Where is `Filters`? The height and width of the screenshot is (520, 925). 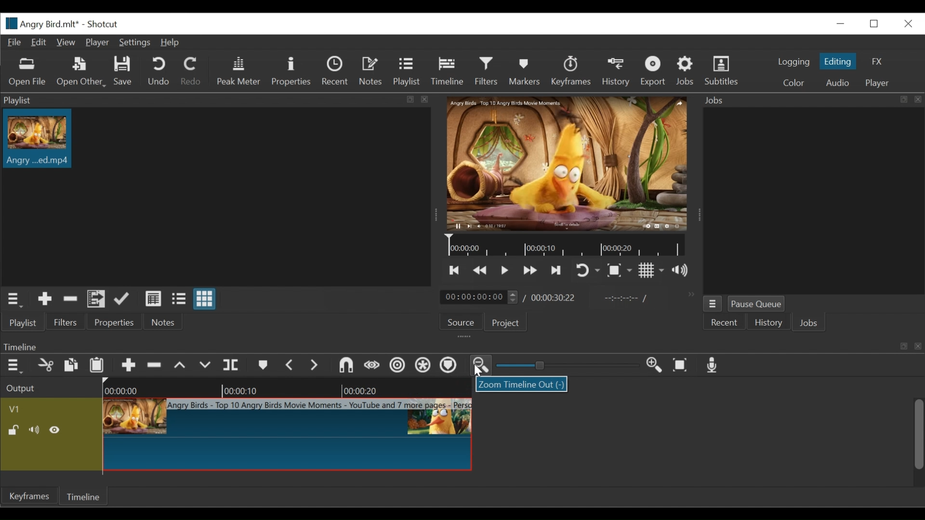
Filters is located at coordinates (66, 322).